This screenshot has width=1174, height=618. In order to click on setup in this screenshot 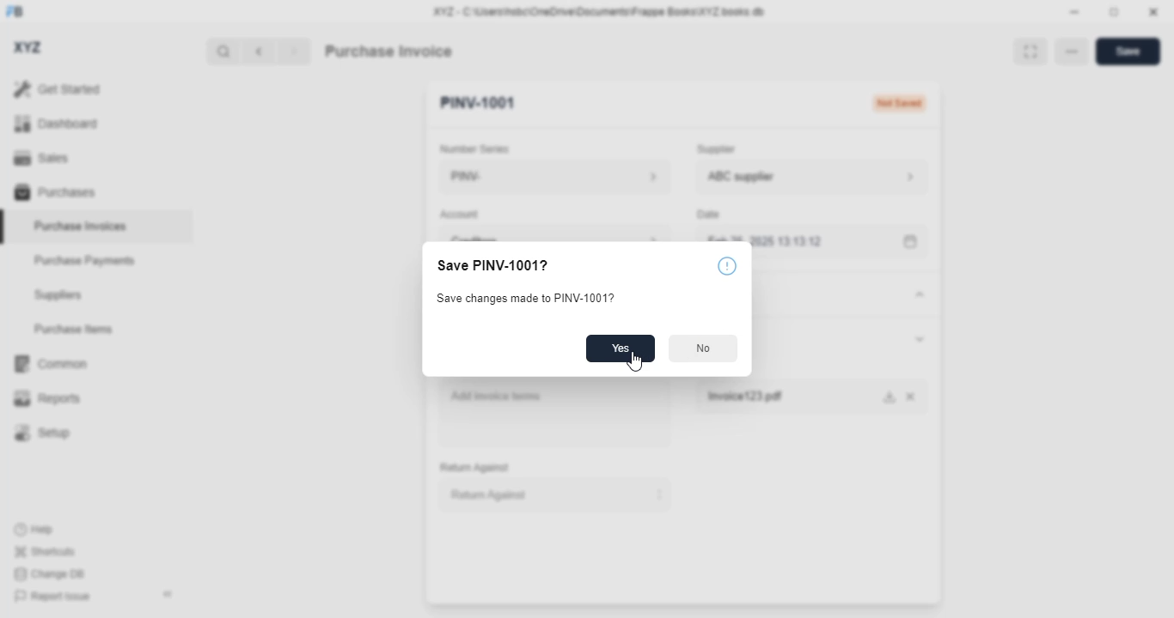, I will do `click(40, 433)`.